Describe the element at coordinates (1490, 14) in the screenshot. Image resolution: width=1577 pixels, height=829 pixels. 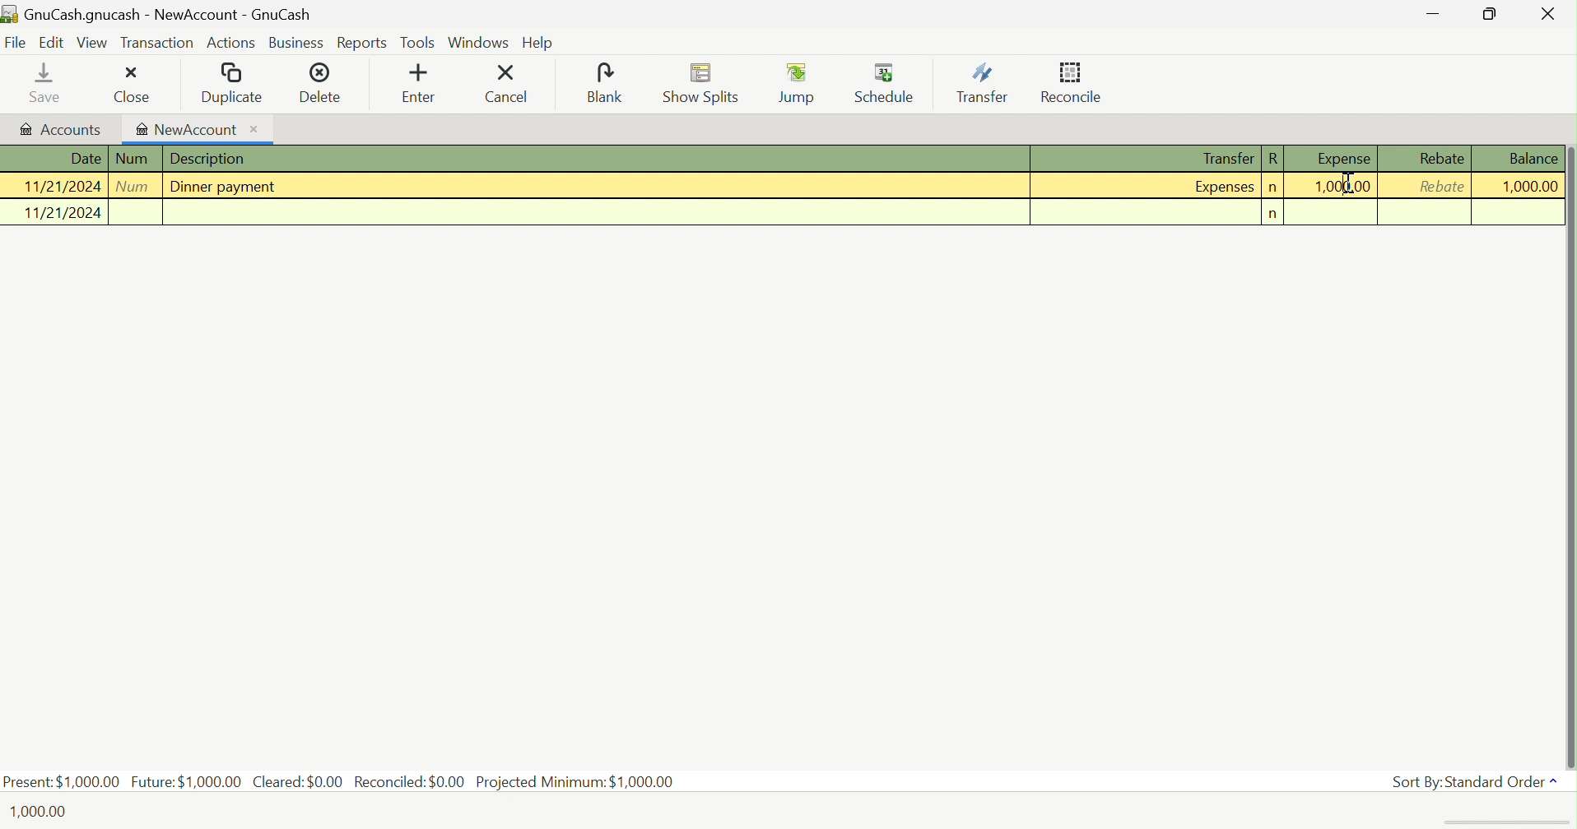
I see `Restore Down` at that location.